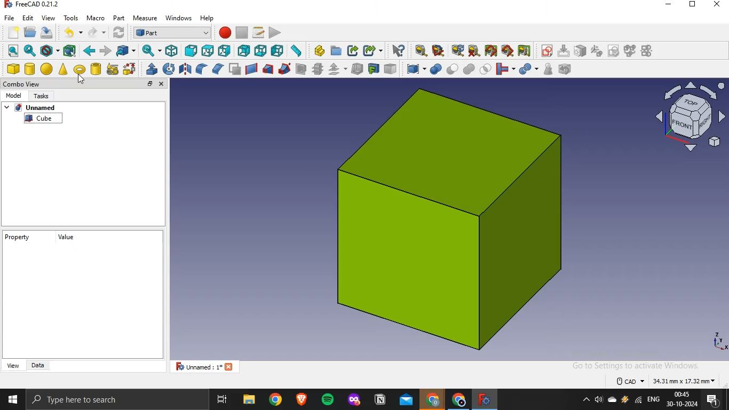 This screenshot has height=410, width=729. I want to click on help, so click(208, 18).